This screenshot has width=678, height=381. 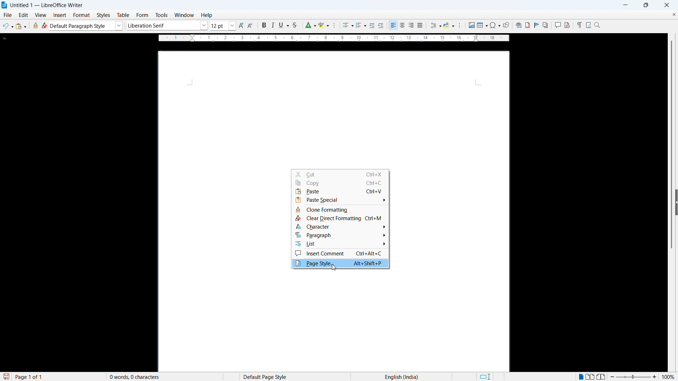 What do you see at coordinates (340, 218) in the screenshot?
I see `Clear direct formatting ` at bounding box center [340, 218].